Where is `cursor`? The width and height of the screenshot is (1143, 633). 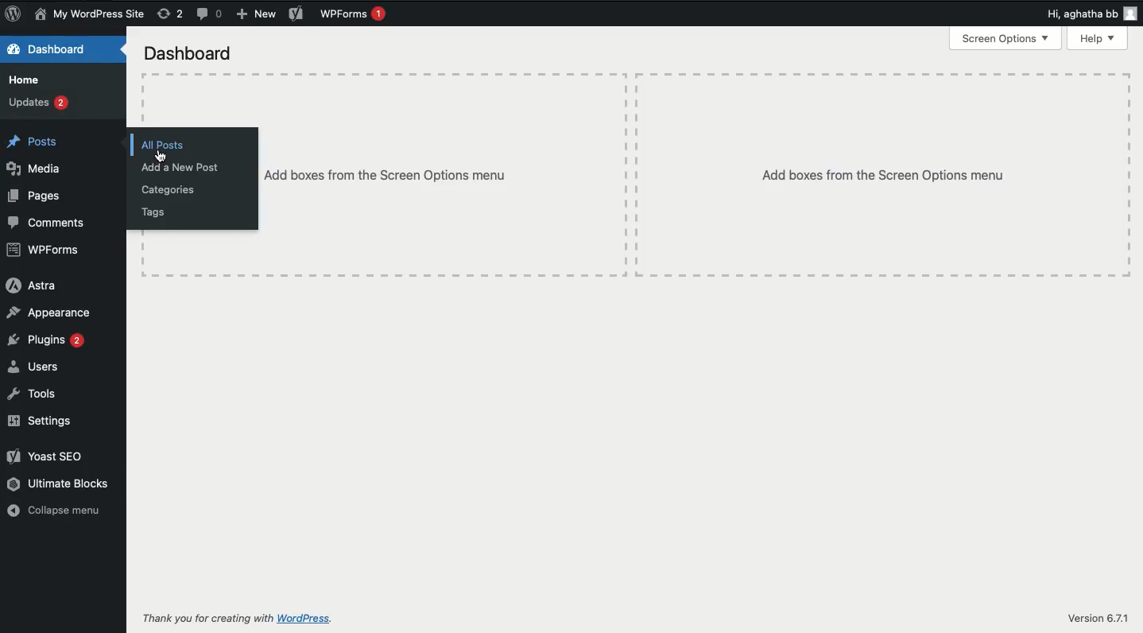
cursor is located at coordinates (160, 157).